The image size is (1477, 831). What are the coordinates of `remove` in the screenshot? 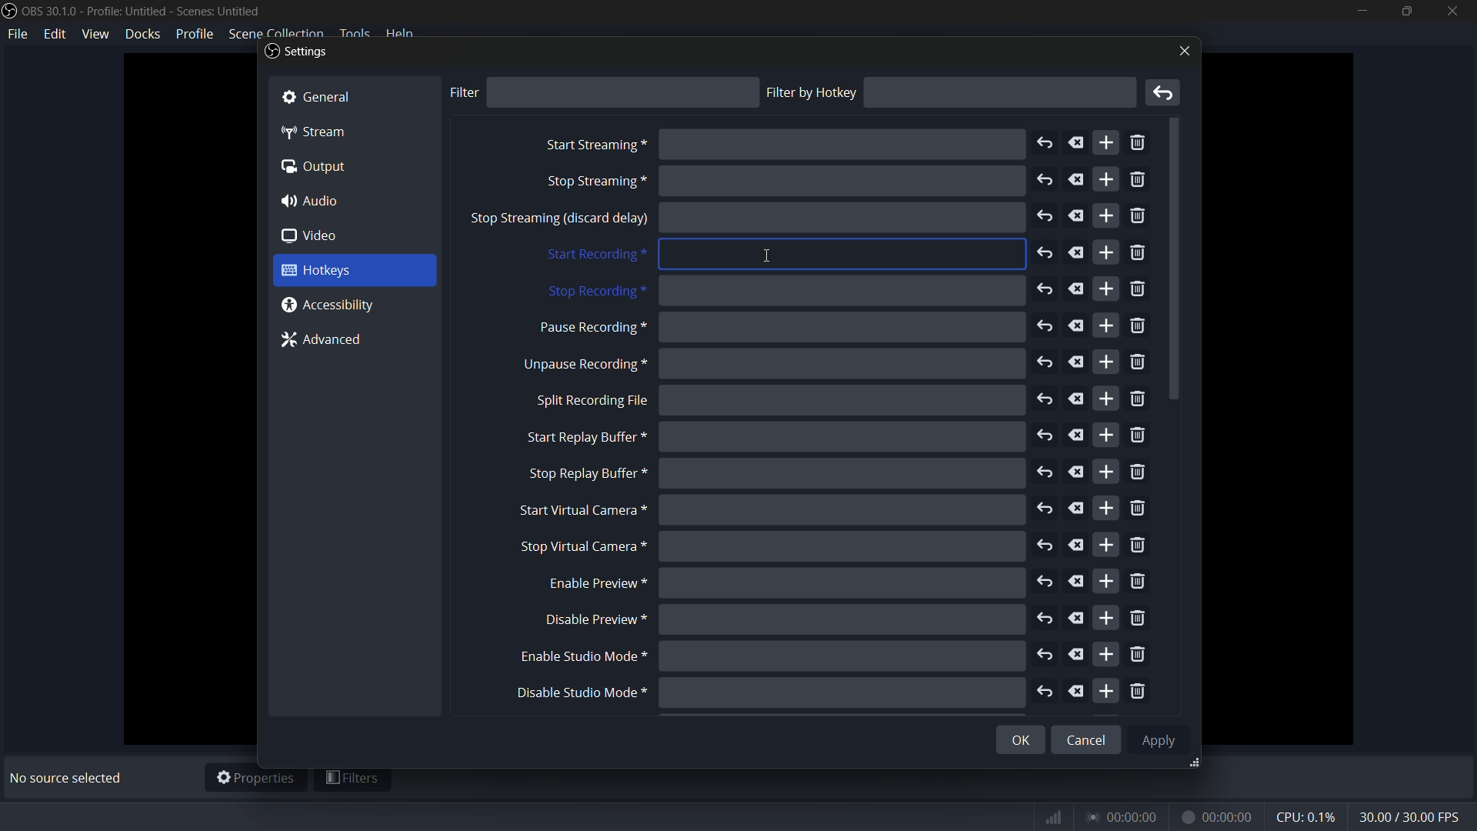 It's located at (1141, 582).